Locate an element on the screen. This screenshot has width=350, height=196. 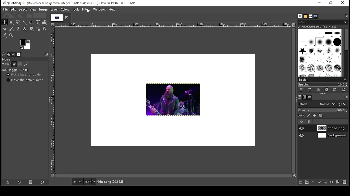
layer  is located at coordinates (332, 128).